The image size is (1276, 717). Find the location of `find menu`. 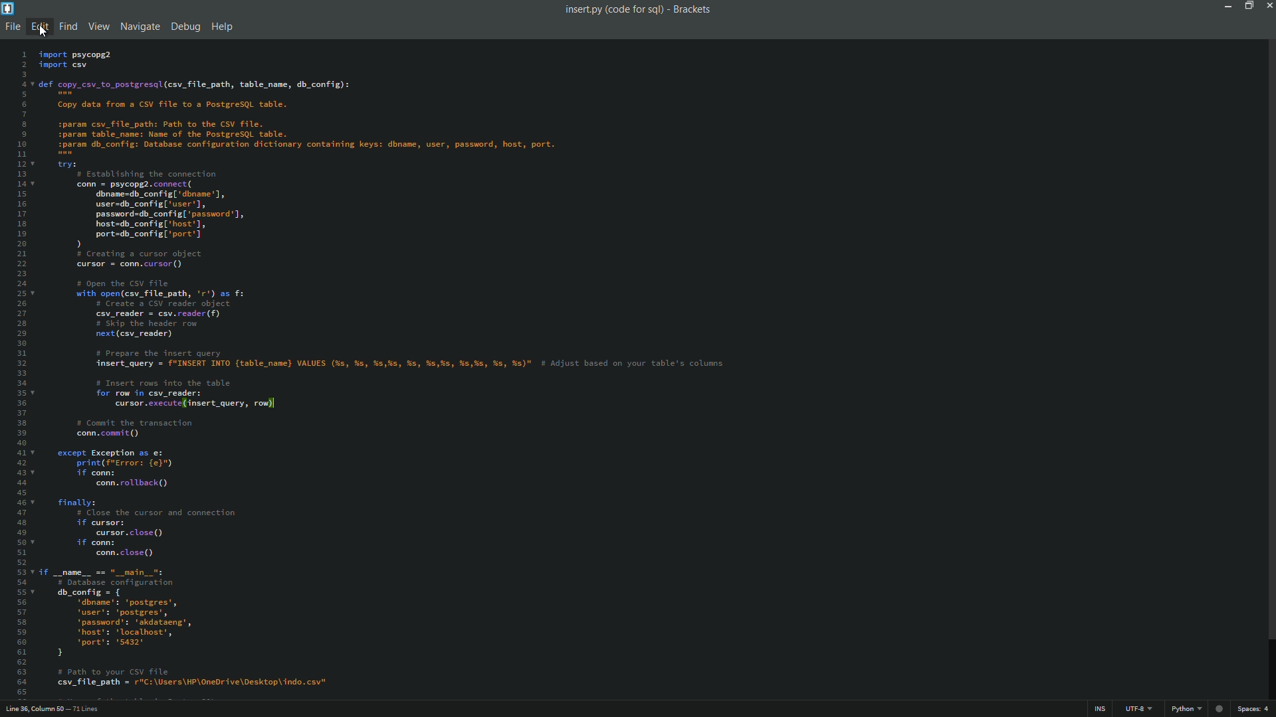

find menu is located at coordinates (66, 25).